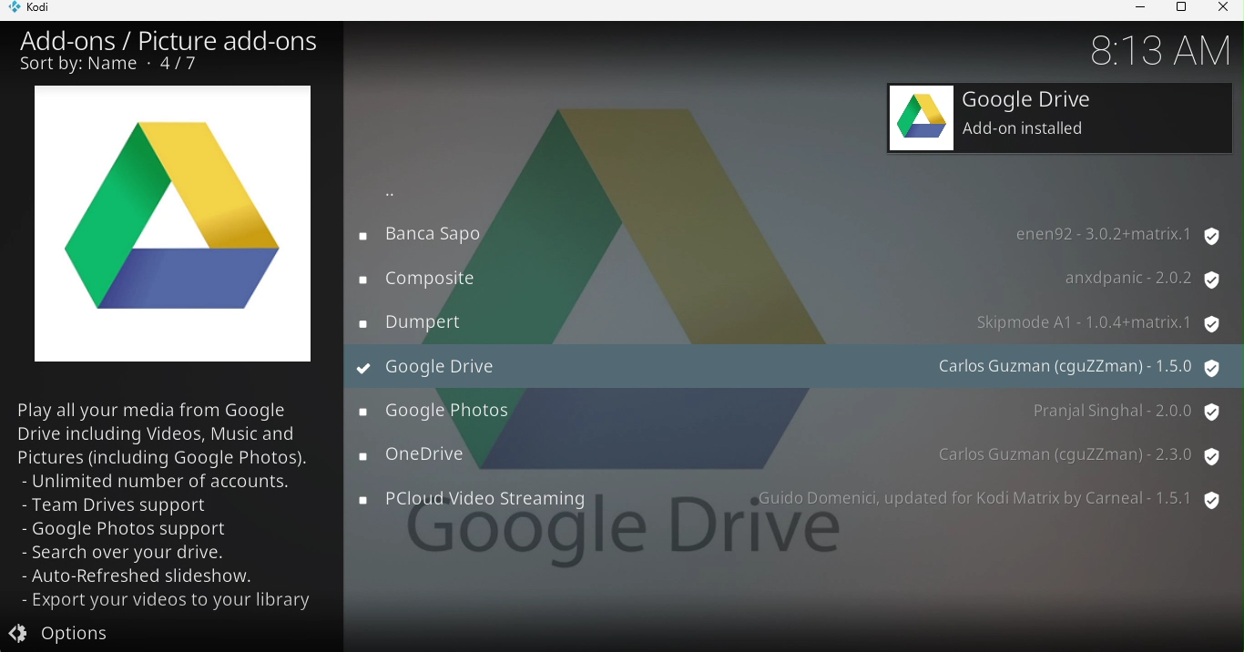 This screenshot has height=652, width=1244. What do you see at coordinates (1222, 10) in the screenshot?
I see `Close` at bounding box center [1222, 10].